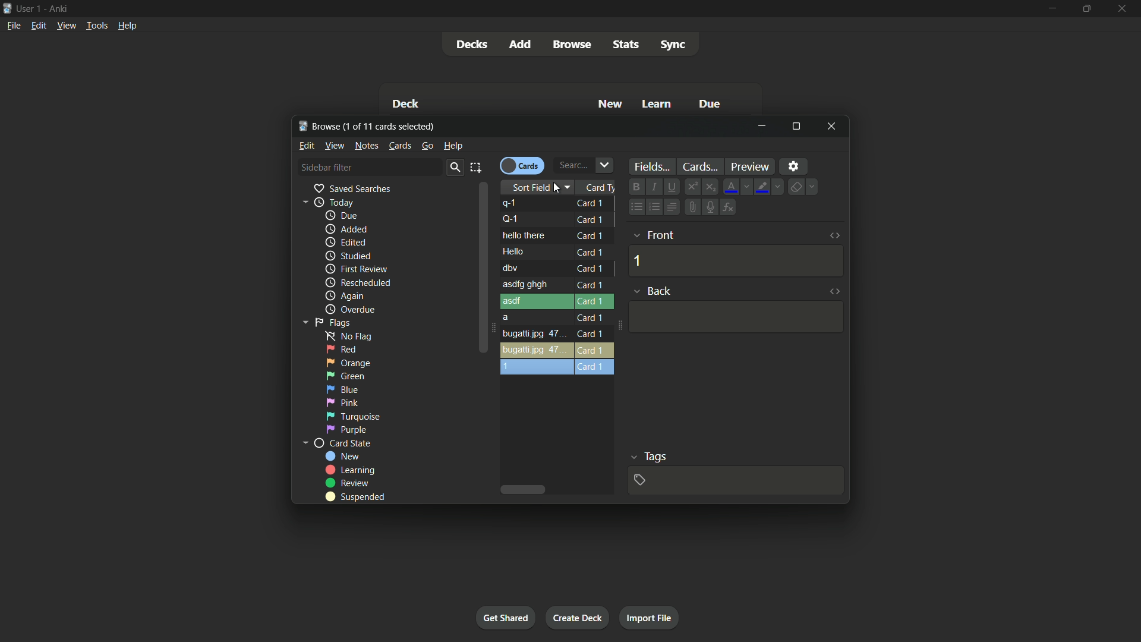 The height and width of the screenshot is (642, 1141). What do you see at coordinates (584, 165) in the screenshot?
I see `search` at bounding box center [584, 165].